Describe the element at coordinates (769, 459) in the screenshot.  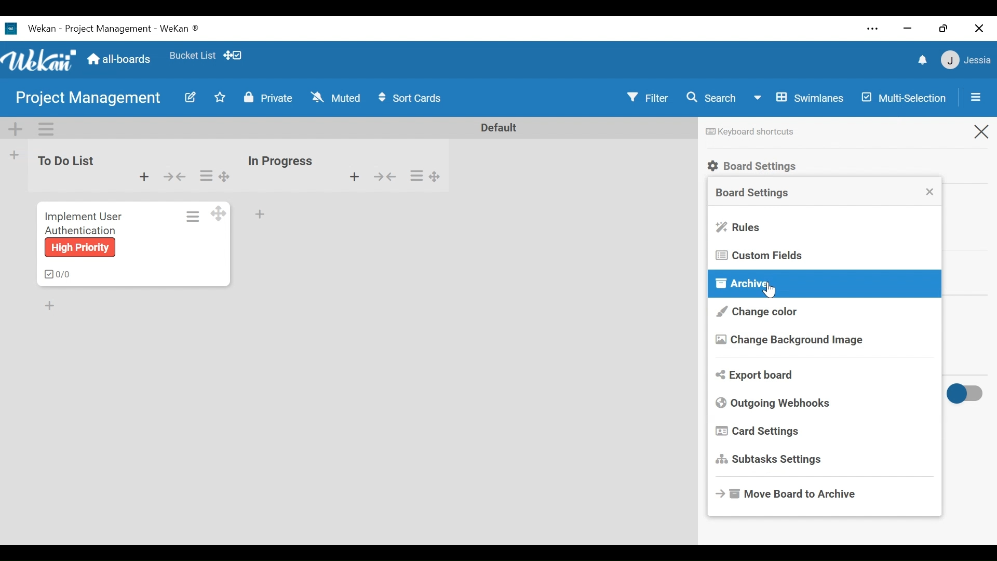
I see `Subtasks Settings` at that location.